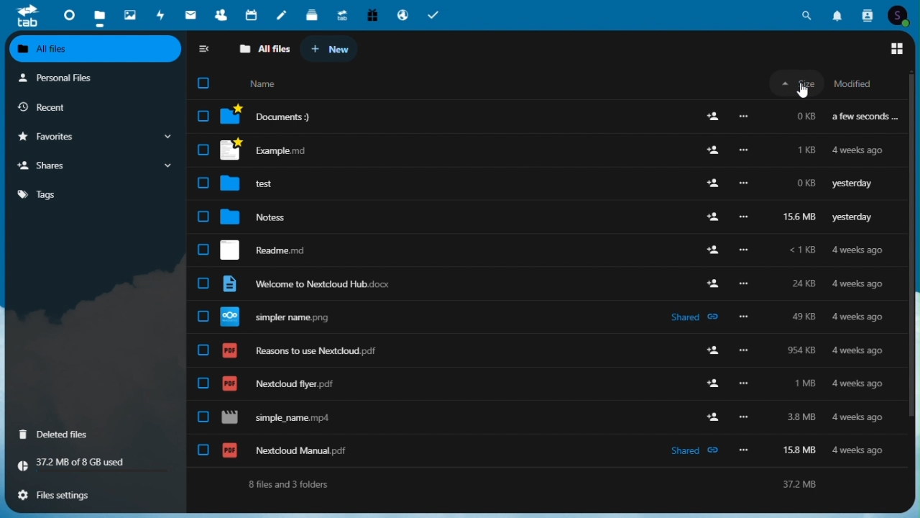 Image resolution: width=920 pixels, height=518 pixels. What do you see at coordinates (540, 183) in the screenshot?
I see `test` at bounding box center [540, 183].